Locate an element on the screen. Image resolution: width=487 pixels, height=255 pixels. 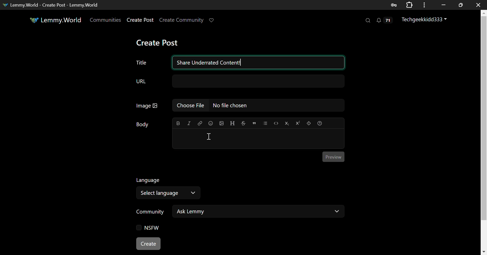
Create Post is located at coordinates (157, 42).